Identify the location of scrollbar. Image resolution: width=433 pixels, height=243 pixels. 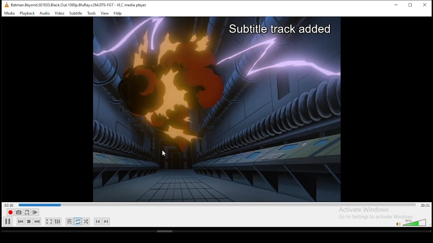
(215, 232).